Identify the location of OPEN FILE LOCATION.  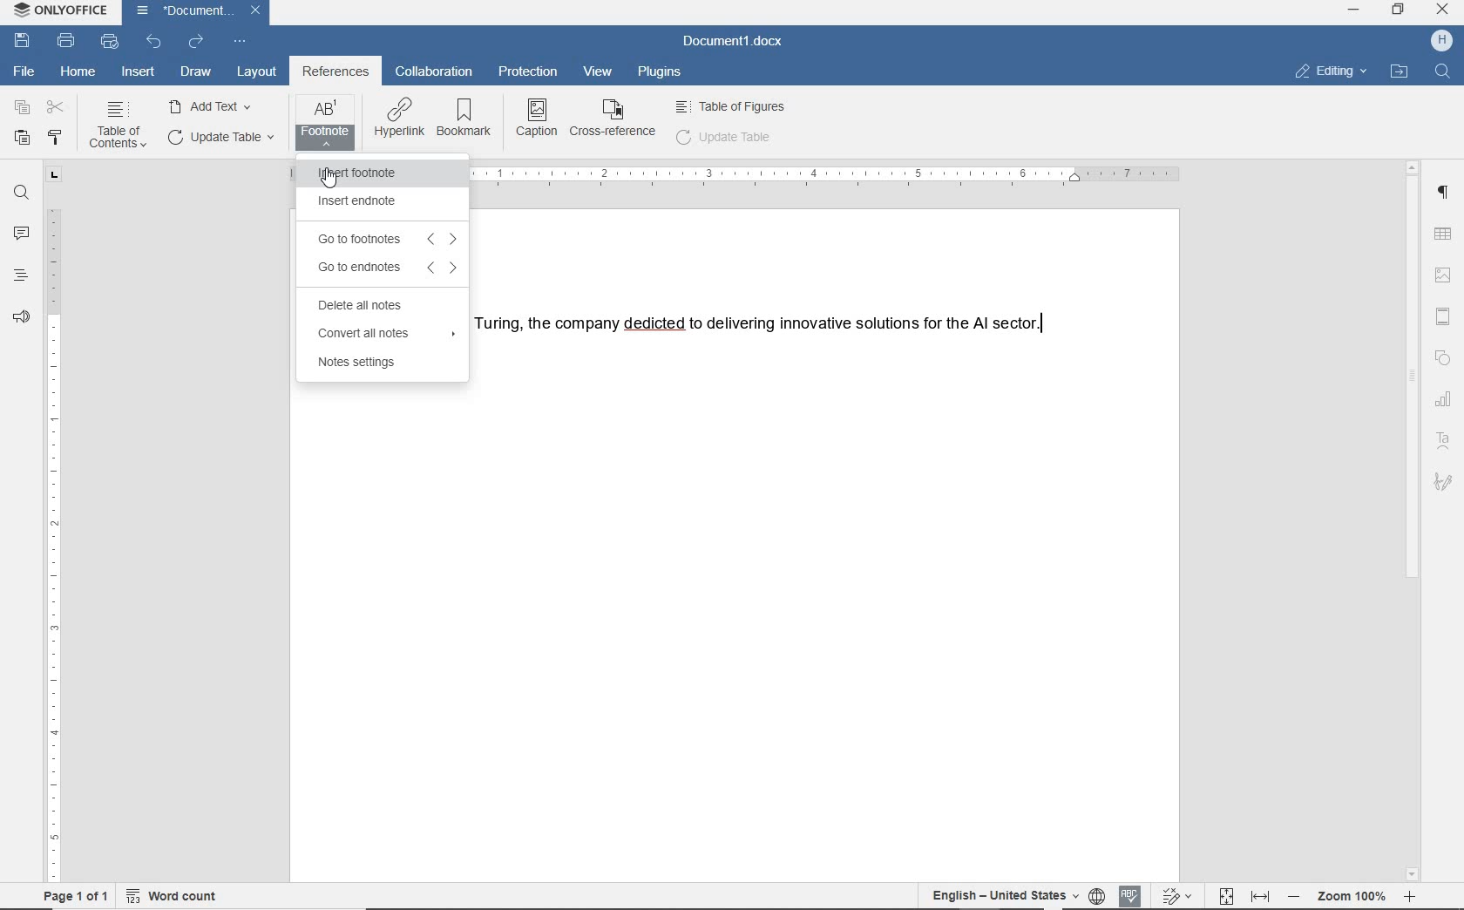
(1399, 71).